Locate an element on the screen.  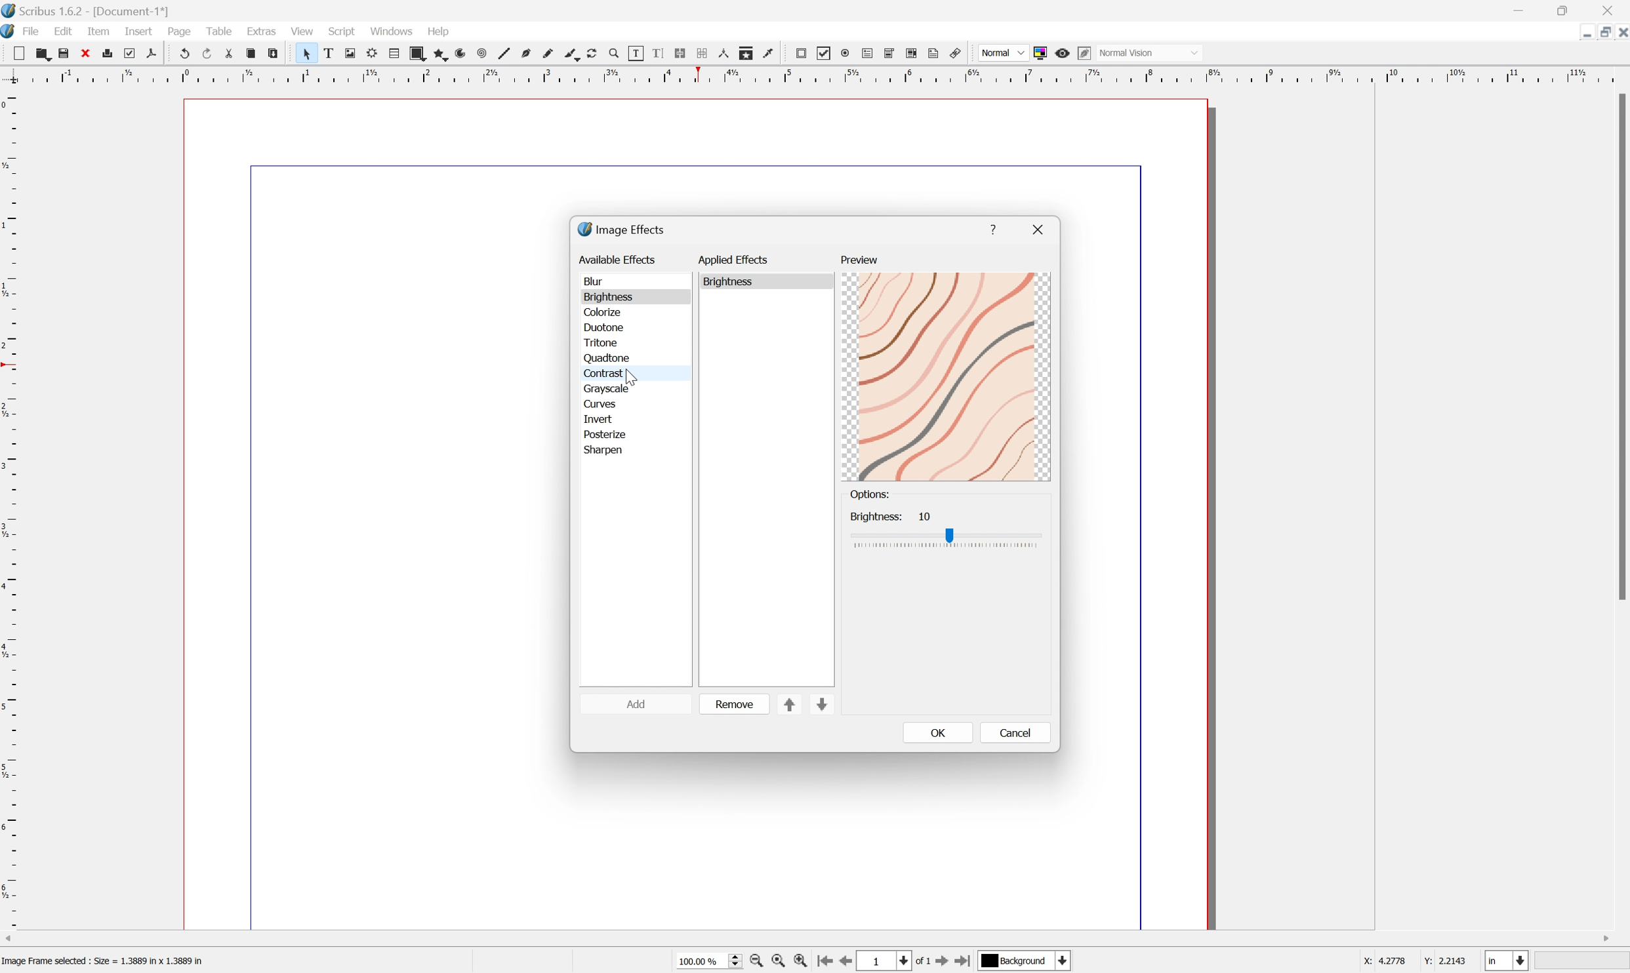
Redo is located at coordinates (205, 52).